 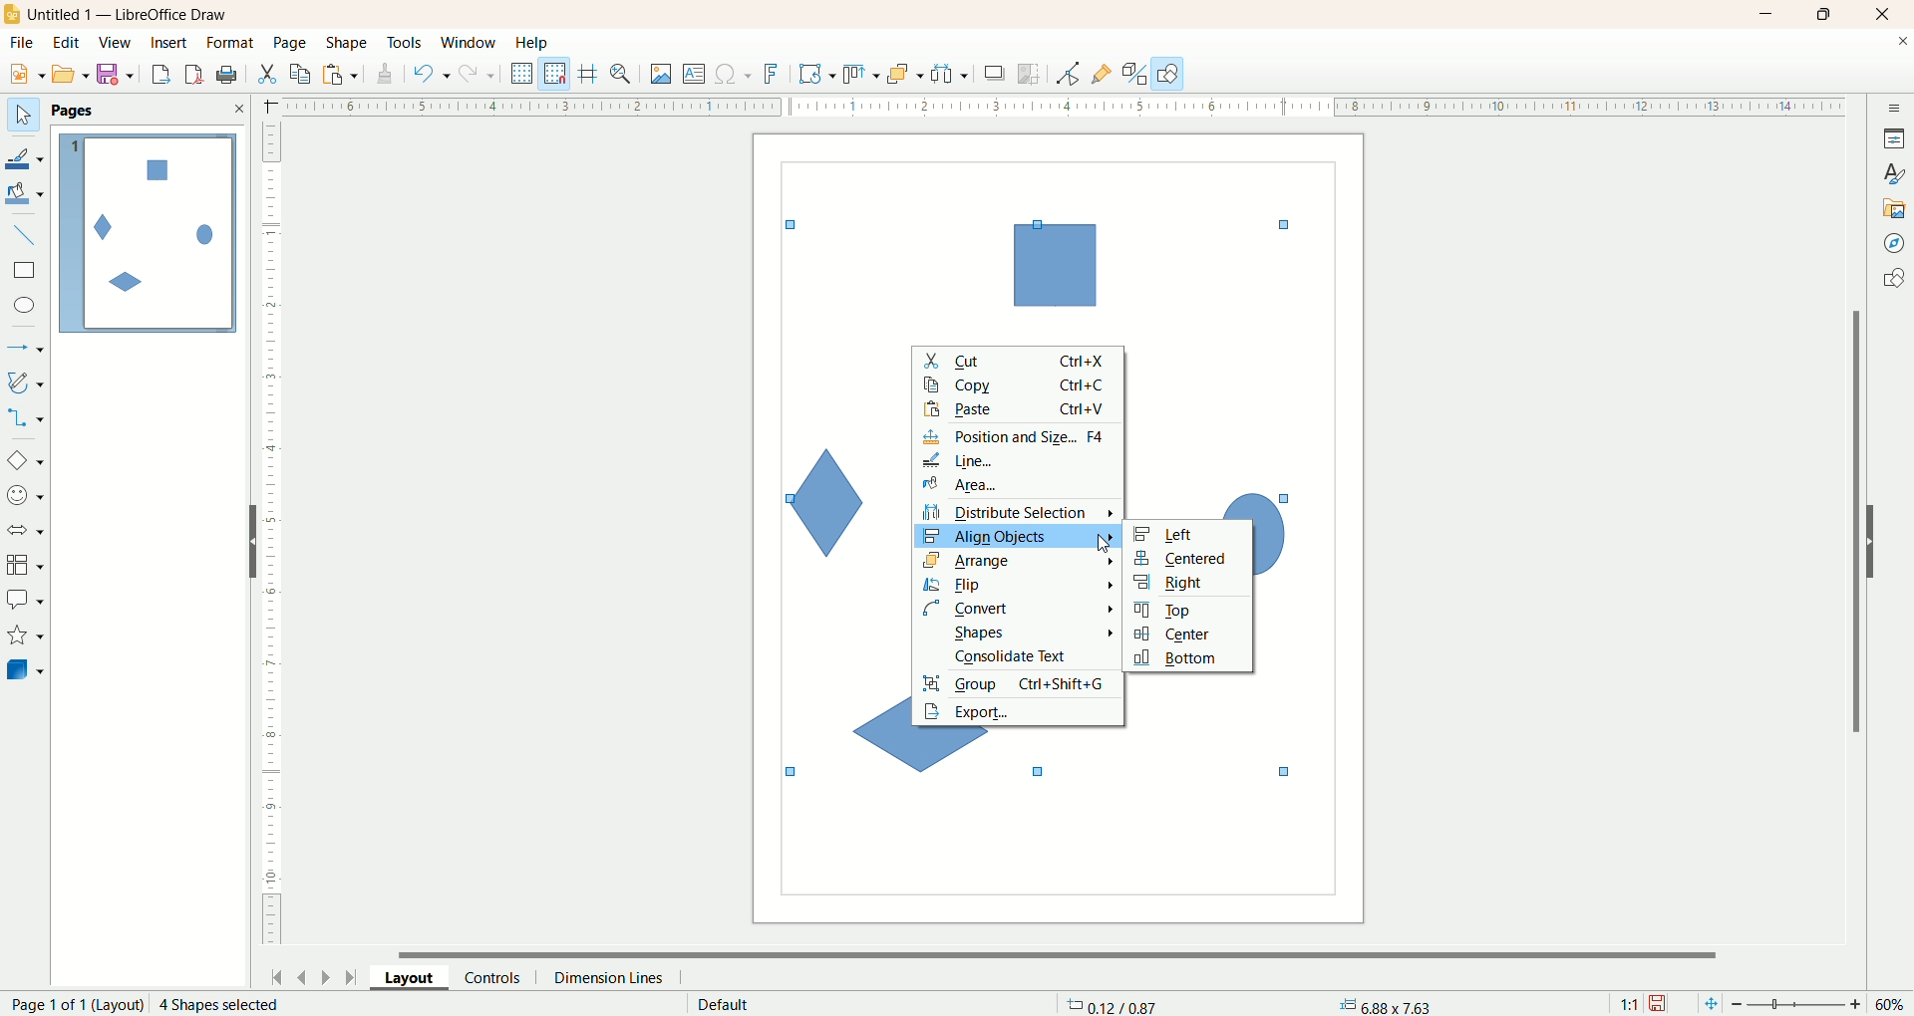 I want to click on page number, so click(x=72, y=1004).